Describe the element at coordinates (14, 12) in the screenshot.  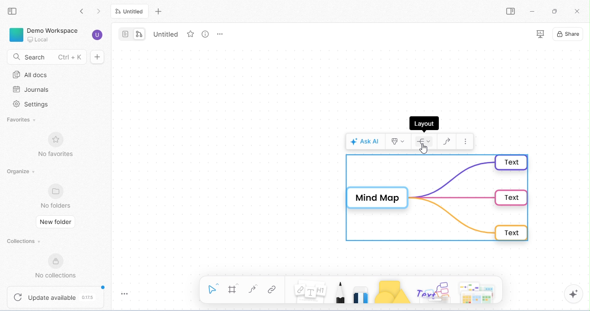
I see `collapse side bar` at that location.